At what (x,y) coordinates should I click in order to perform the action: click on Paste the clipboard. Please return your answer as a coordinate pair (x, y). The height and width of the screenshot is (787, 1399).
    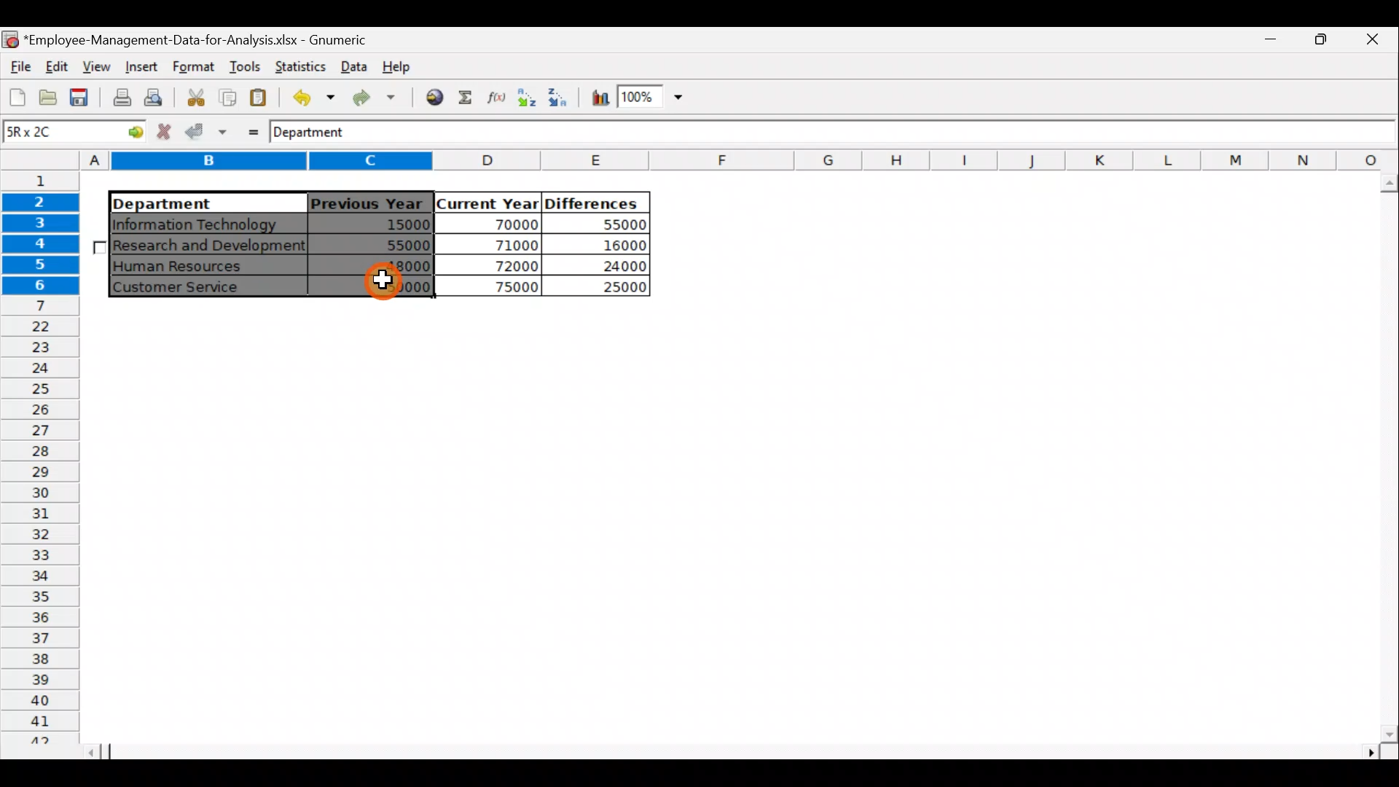
    Looking at the image, I should click on (262, 98).